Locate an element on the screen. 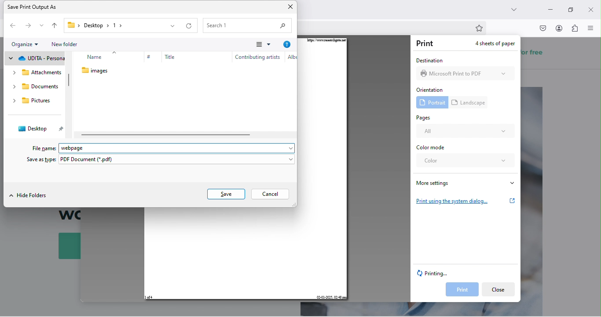 This screenshot has height=317, width=601. 1 of 4 is located at coordinates (149, 298).